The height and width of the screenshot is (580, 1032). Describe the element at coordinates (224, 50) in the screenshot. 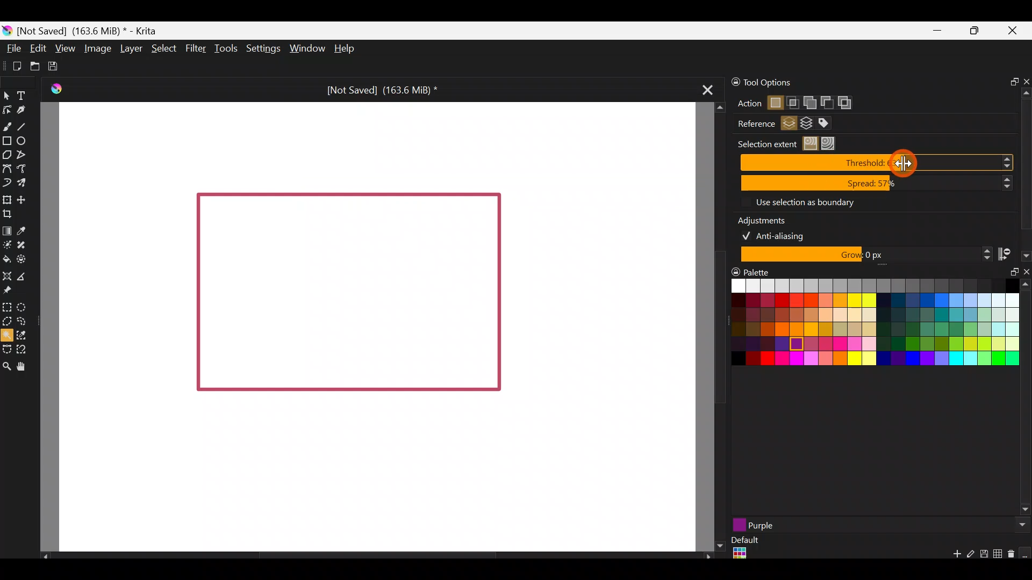

I see `Tools` at that location.